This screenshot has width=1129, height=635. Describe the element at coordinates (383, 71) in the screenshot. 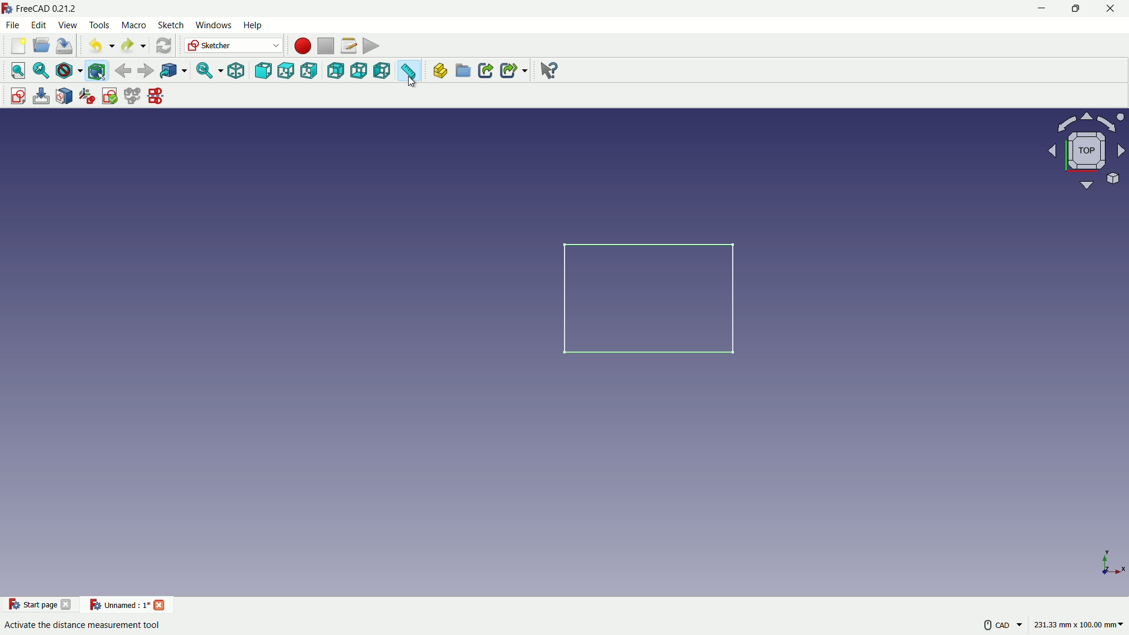

I see `left view` at that location.